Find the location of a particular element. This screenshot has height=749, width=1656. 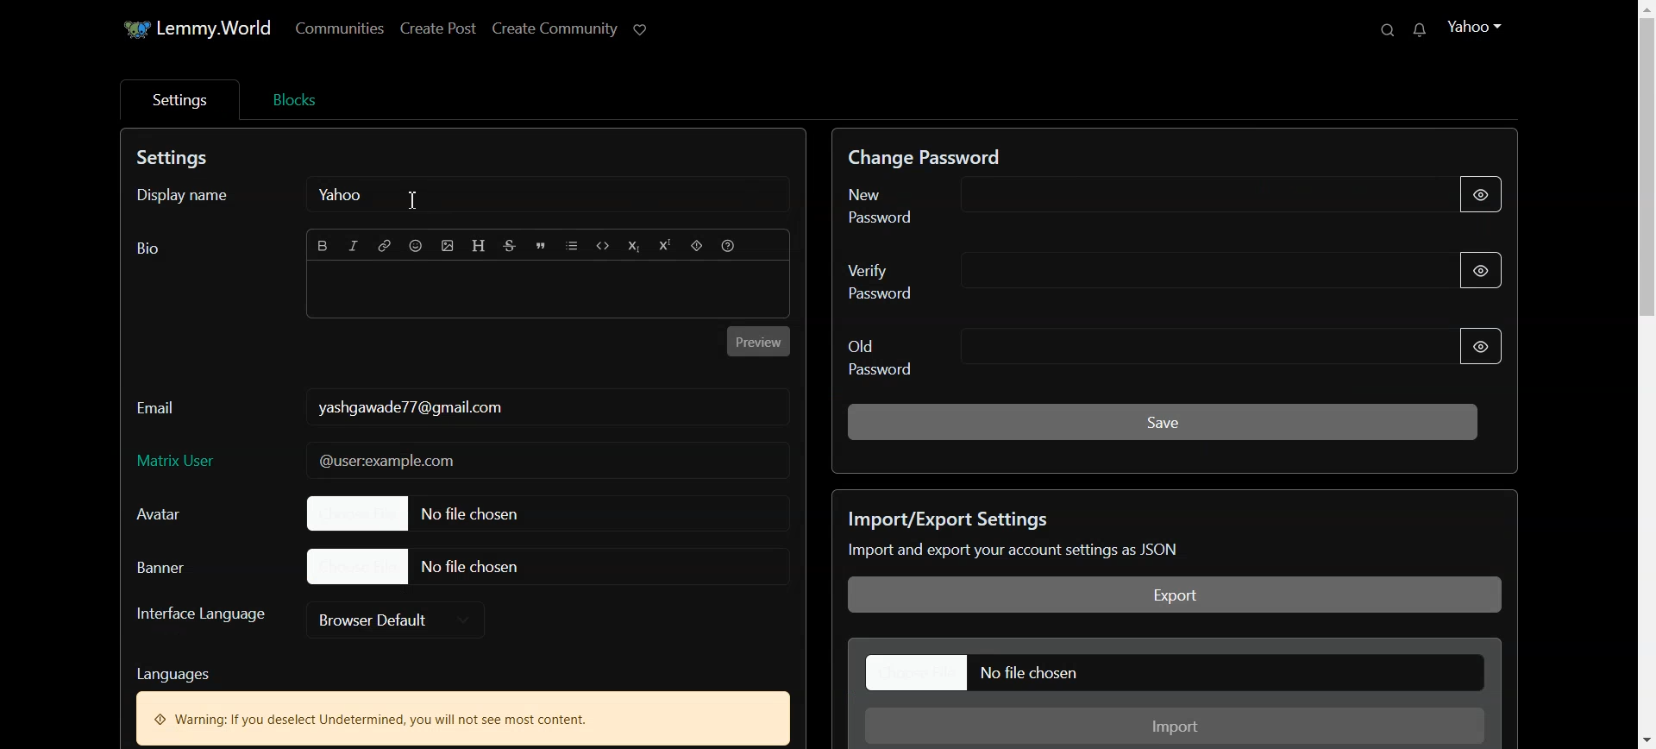

Save is located at coordinates (1163, 420).